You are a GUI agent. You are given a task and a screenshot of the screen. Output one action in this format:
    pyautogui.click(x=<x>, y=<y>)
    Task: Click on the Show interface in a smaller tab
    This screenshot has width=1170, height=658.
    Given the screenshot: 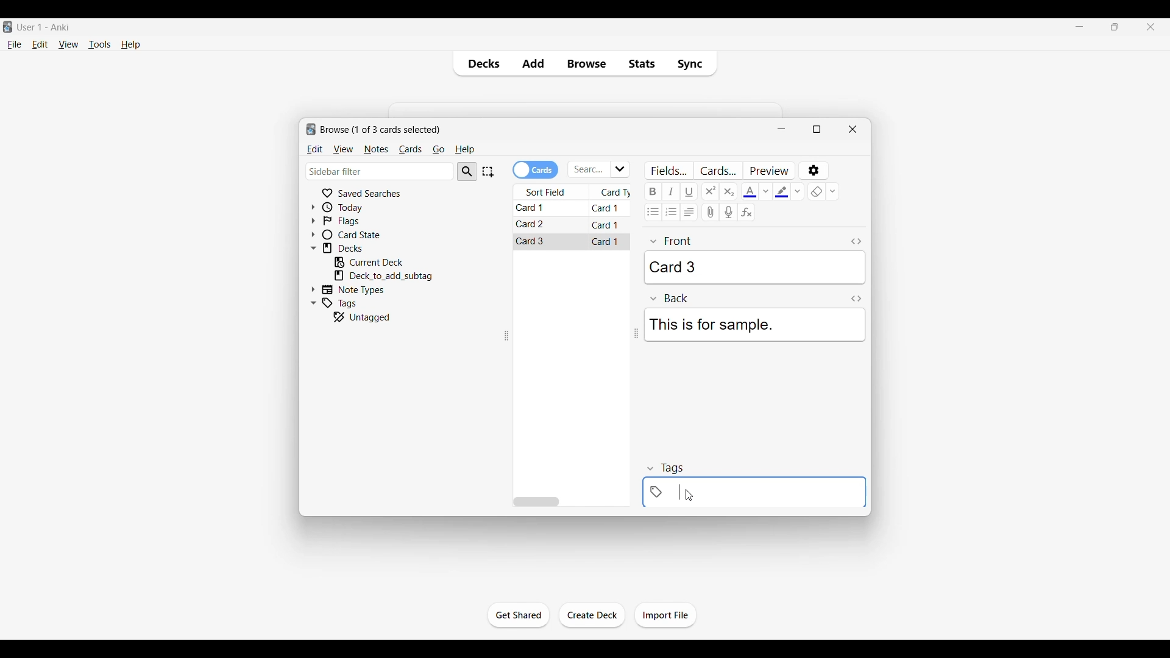 What is the action you would take?
    pyautogui.click(x=1115, y=27)
    